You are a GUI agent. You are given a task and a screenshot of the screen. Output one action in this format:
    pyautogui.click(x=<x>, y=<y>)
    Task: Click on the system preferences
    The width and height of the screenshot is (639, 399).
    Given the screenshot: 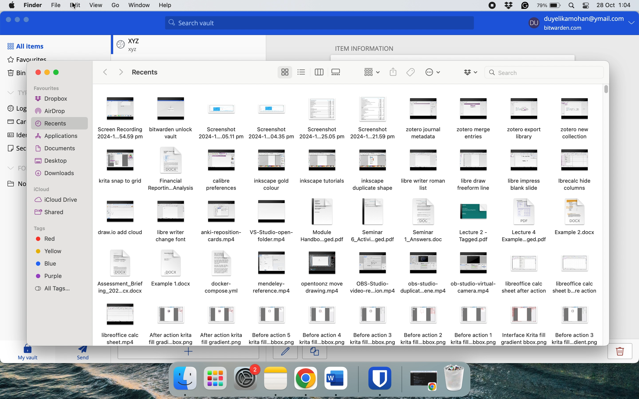 What is the action you would take?
    pyautogui.click(x=247, y=378)
    